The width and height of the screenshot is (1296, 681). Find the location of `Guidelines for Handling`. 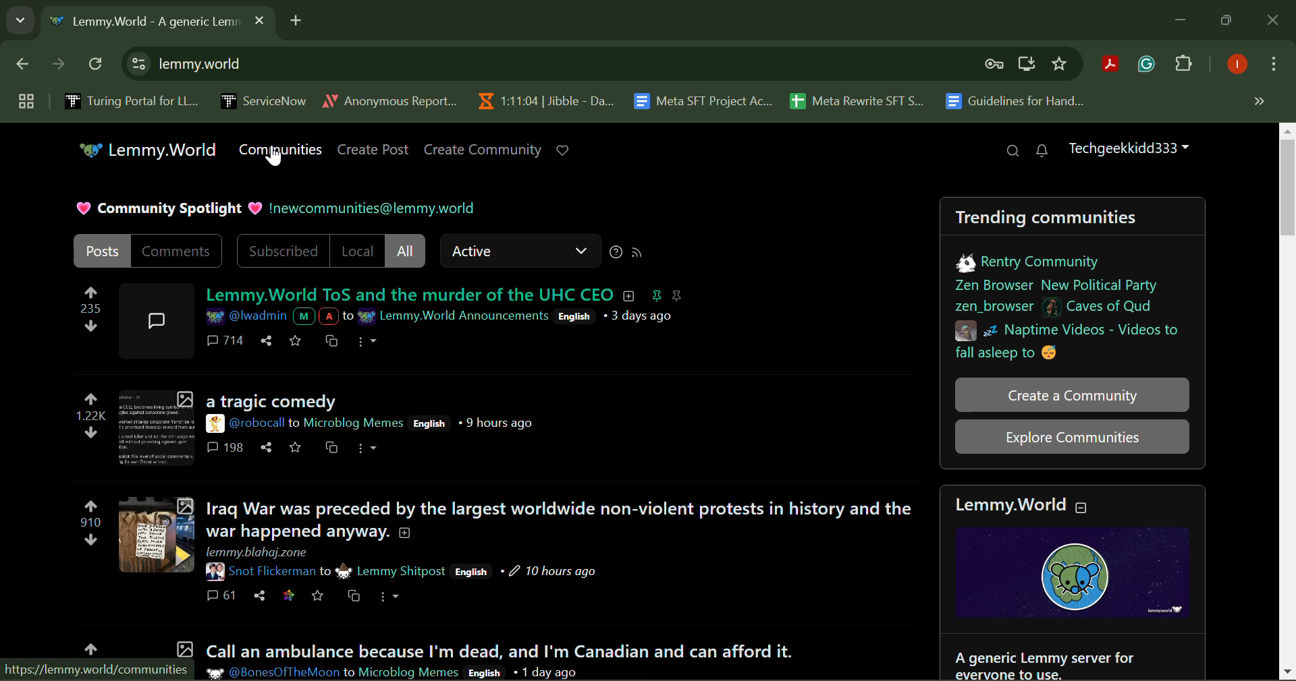

Guidelines for Handling is located at coordinates (1017, 101).